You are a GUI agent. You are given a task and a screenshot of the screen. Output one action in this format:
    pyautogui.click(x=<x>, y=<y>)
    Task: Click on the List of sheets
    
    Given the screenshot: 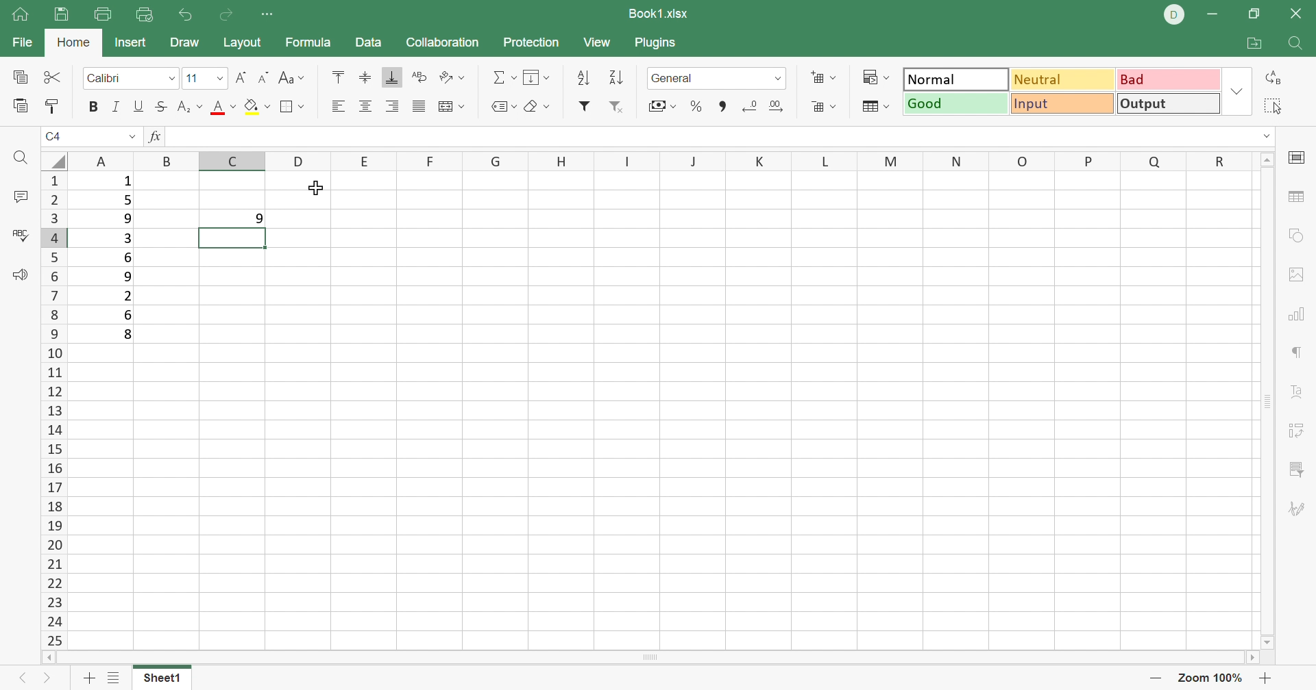 What is the action you would take?
    pyautogui.click(x=114, y=678)
    